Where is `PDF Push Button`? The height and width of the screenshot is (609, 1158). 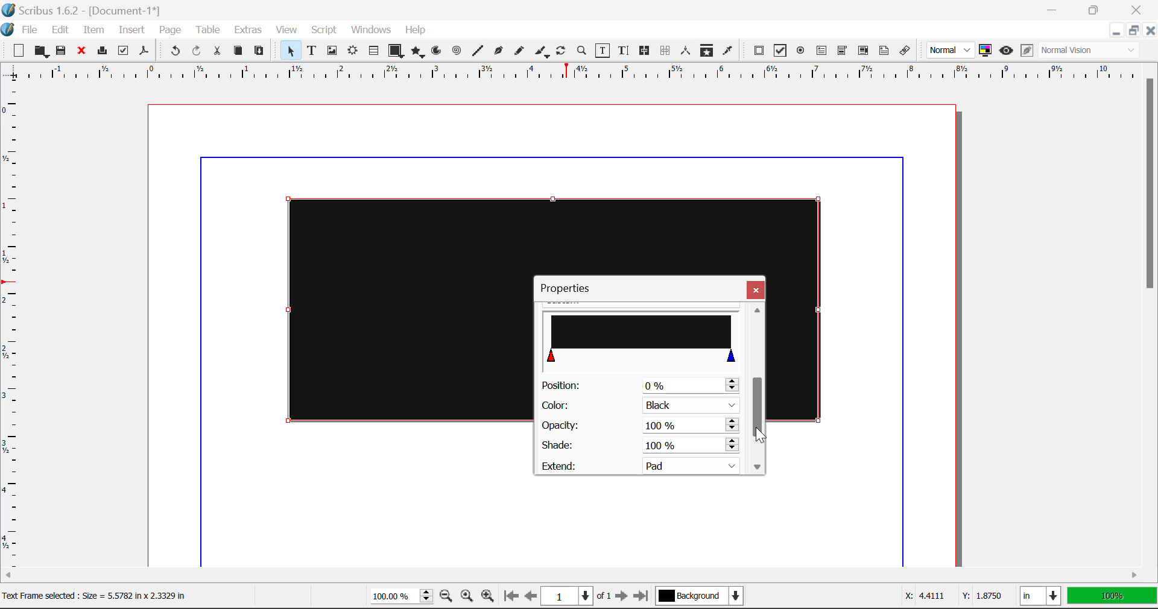
PDF Push Button is located at coordinates (759, 50).